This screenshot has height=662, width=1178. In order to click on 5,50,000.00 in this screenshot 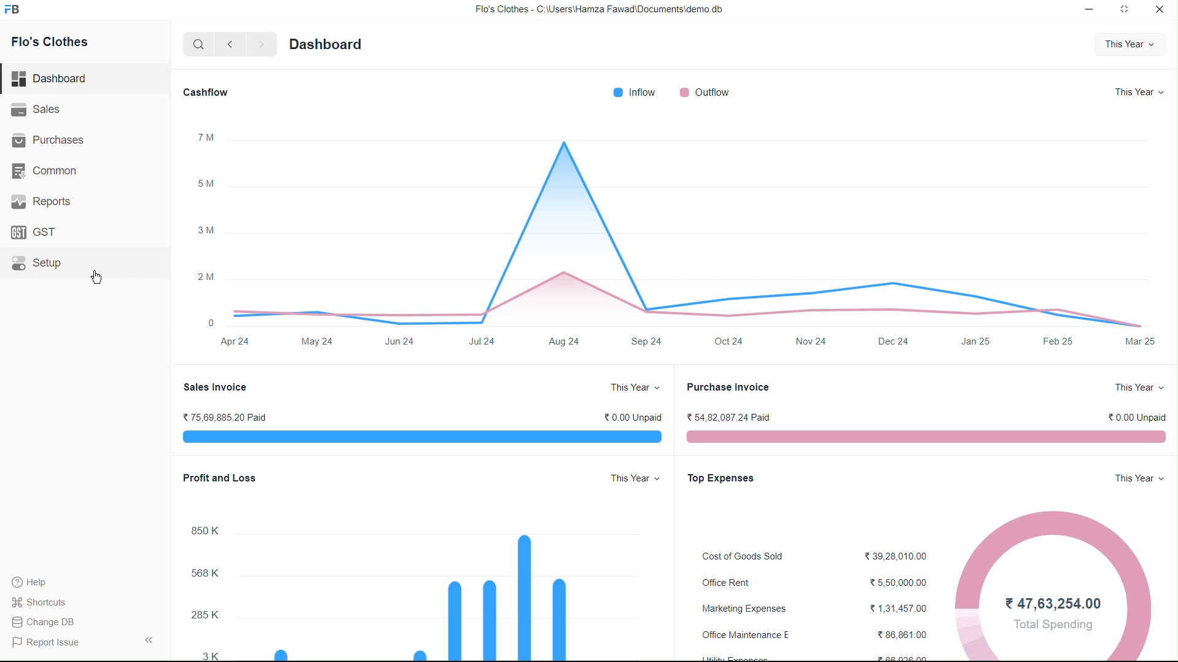, I will do `click(892, 581)`.